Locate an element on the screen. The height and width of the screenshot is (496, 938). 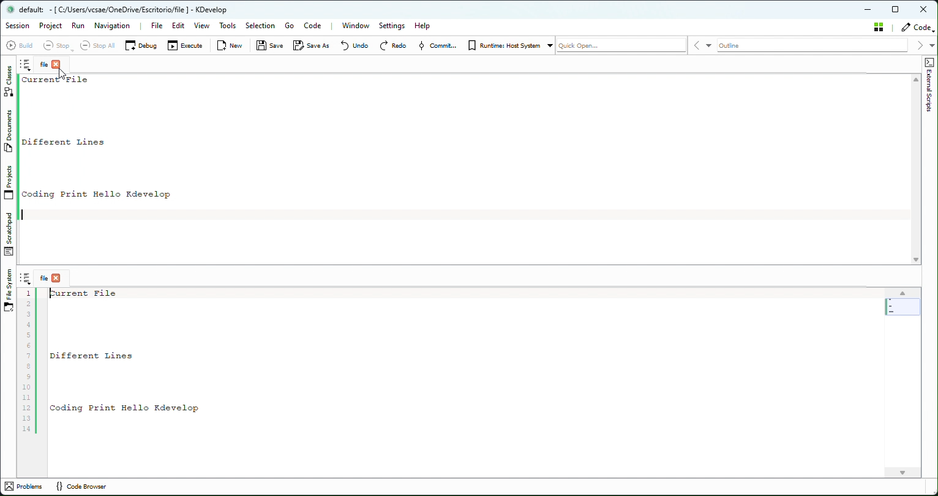
Execute is located at coordinates (186, 45).